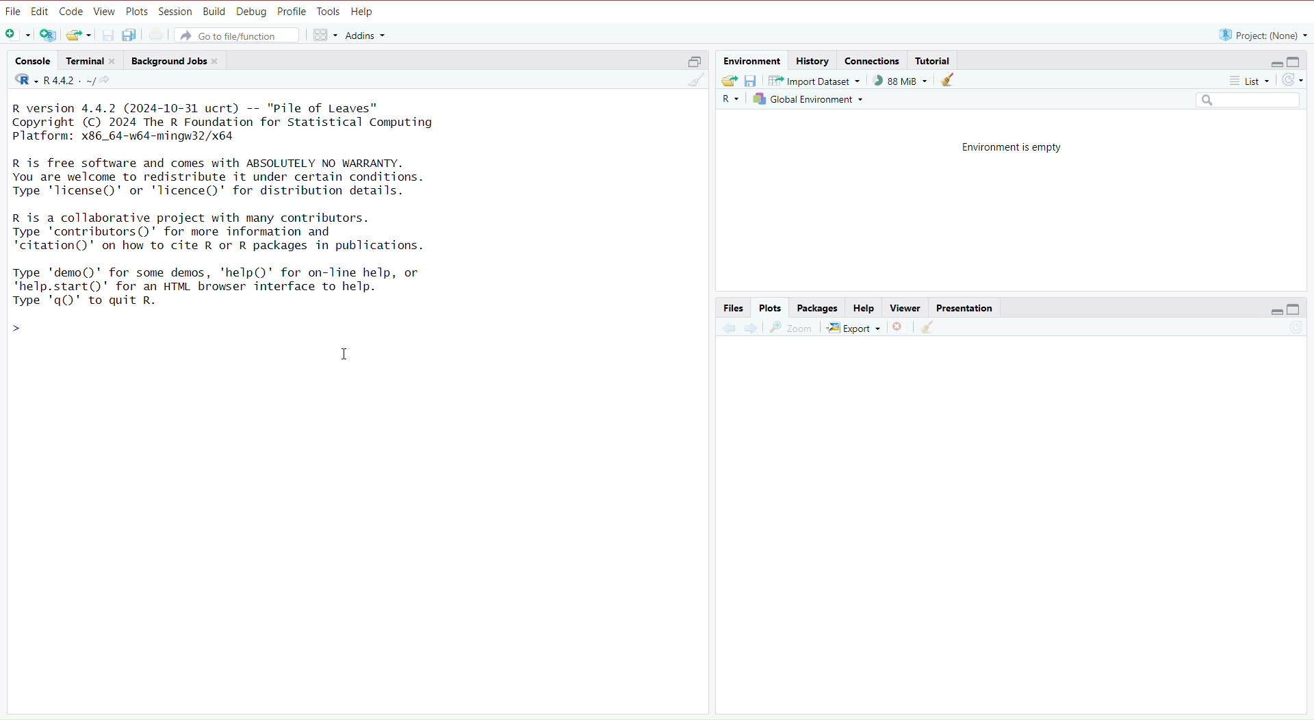  Describe the element at coordinates (819, 308) in the screenshot. I see `packages` at that location.